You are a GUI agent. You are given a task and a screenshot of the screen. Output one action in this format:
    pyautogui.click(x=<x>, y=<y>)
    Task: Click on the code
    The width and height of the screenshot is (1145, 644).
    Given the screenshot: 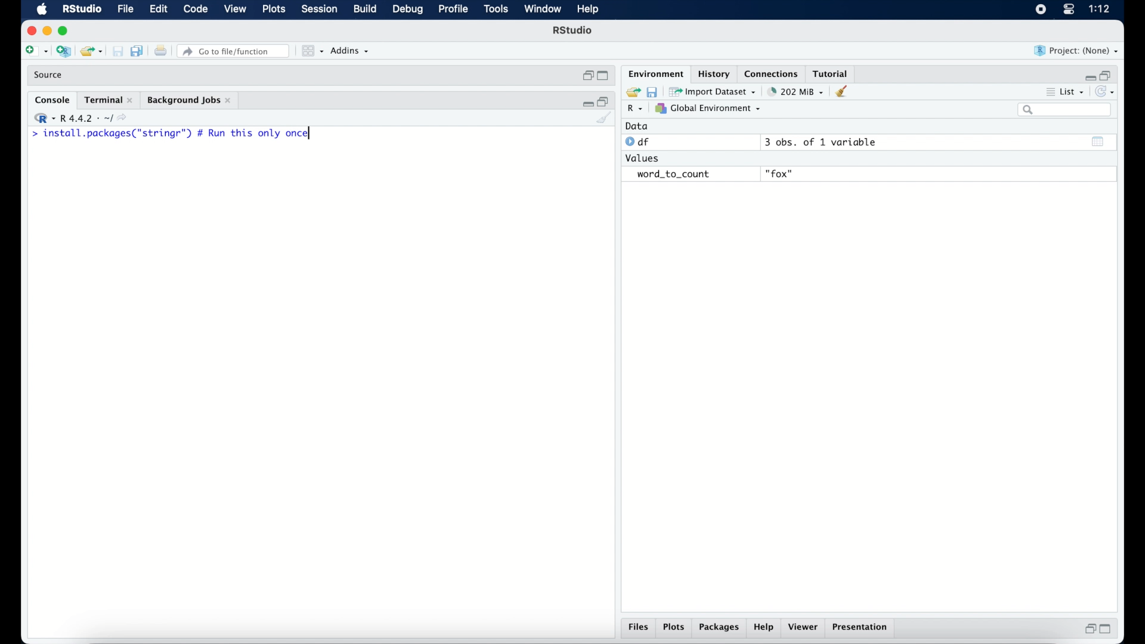 What is the action you would take?
    pyautogui.click(x=196, y=10)
    